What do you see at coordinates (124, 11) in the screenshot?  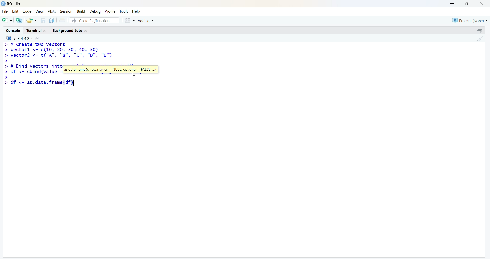 I see `Tools` at bounding box center [124, 11].